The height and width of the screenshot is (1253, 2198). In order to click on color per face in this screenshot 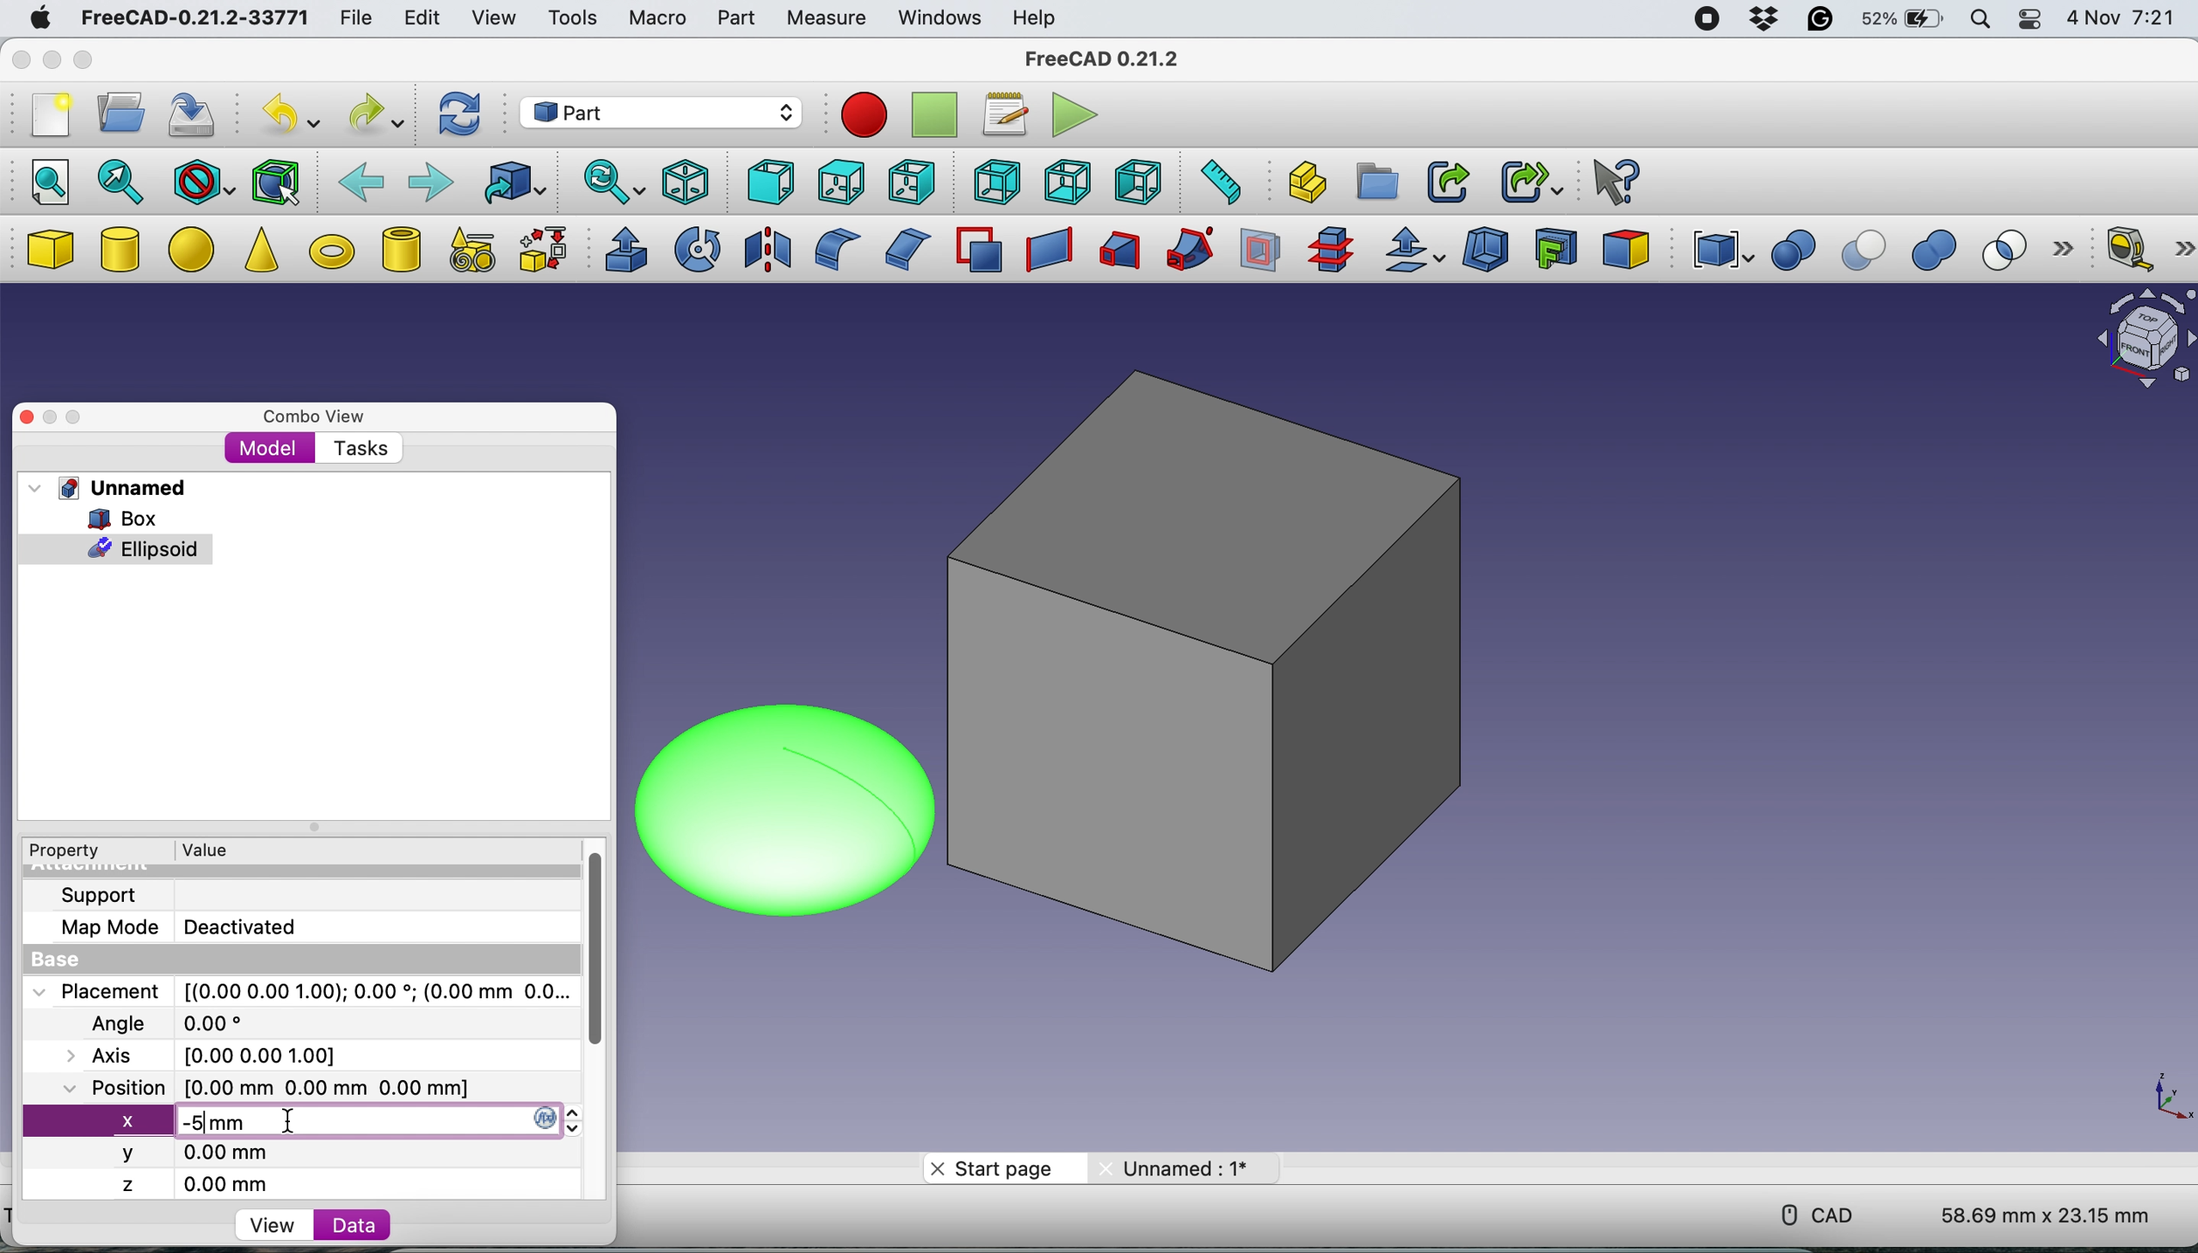, I will do `click(1627, 248)`.